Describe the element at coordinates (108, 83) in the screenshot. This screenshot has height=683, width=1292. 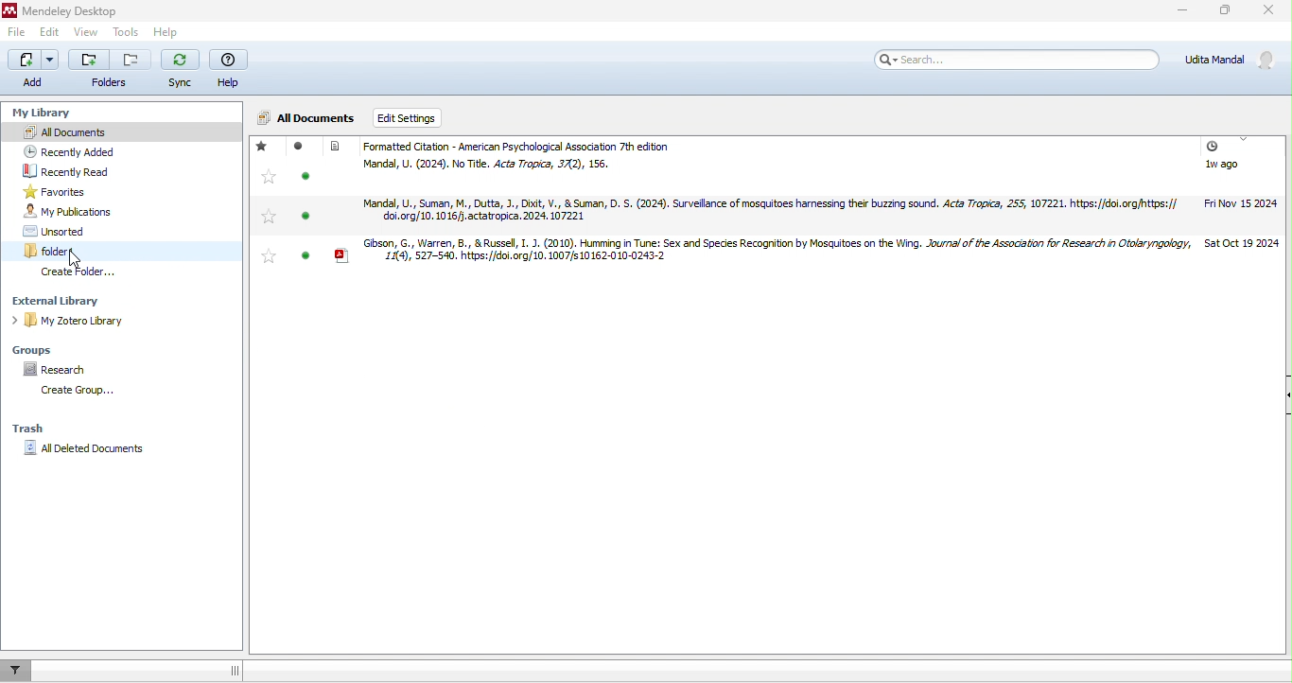
I see `Folders` at that location.